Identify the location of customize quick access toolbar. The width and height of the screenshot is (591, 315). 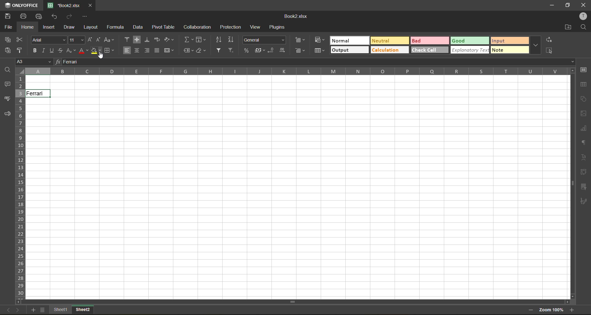
(85, 16).